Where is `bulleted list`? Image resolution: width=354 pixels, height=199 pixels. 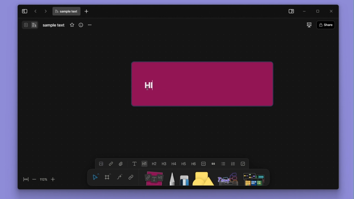
bulleted list is located at coordinates (223, 164).